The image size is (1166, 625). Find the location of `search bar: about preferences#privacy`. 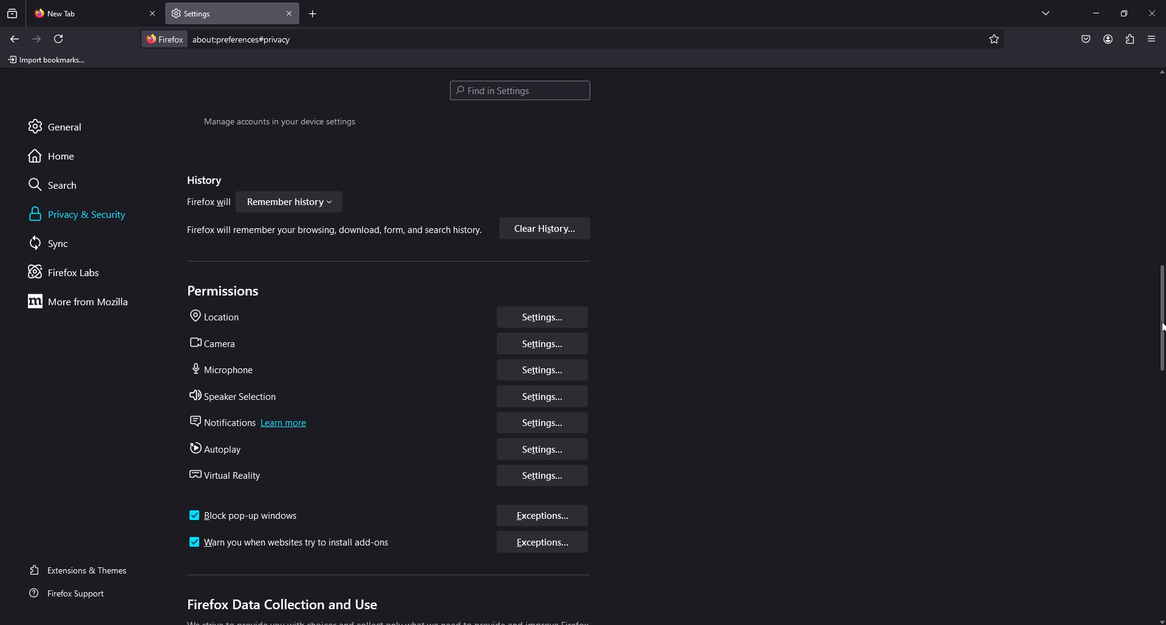

search bar: about preferences#privacy is located at coordinates (240, 39).